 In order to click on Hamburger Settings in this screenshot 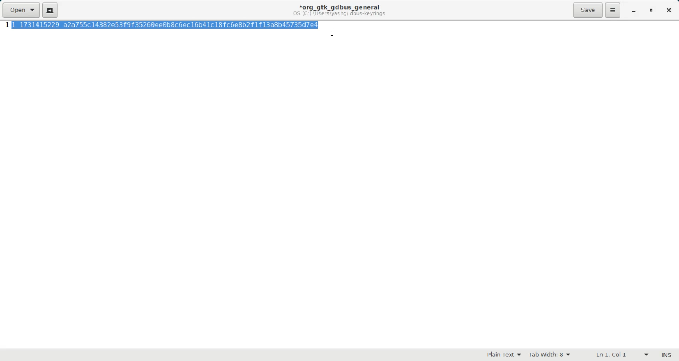, I will do `click(613, 10)`.